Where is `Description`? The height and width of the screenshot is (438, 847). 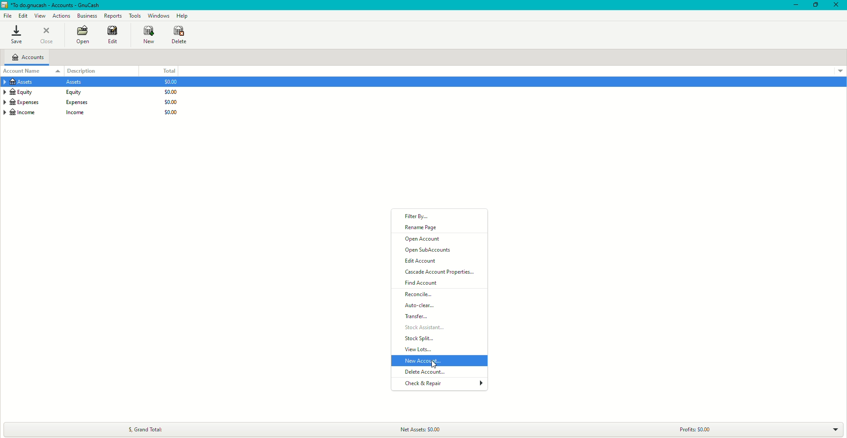 Description is located at coordinates (87, 70).